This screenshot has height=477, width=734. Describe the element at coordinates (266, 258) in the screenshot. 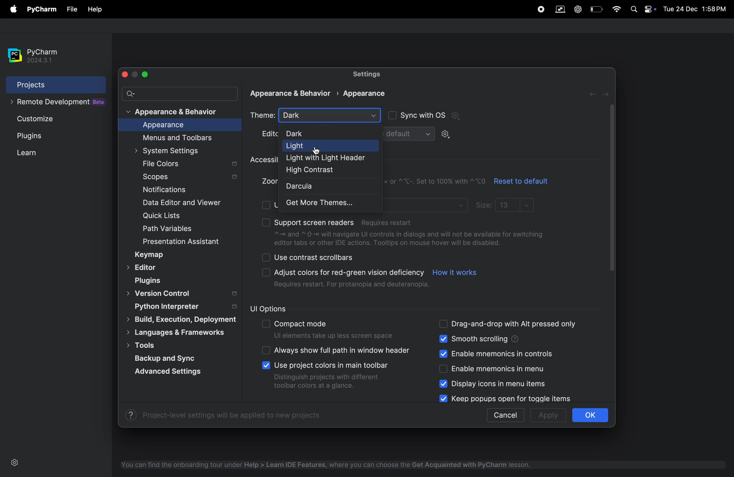

I see `check boxes` at that location.